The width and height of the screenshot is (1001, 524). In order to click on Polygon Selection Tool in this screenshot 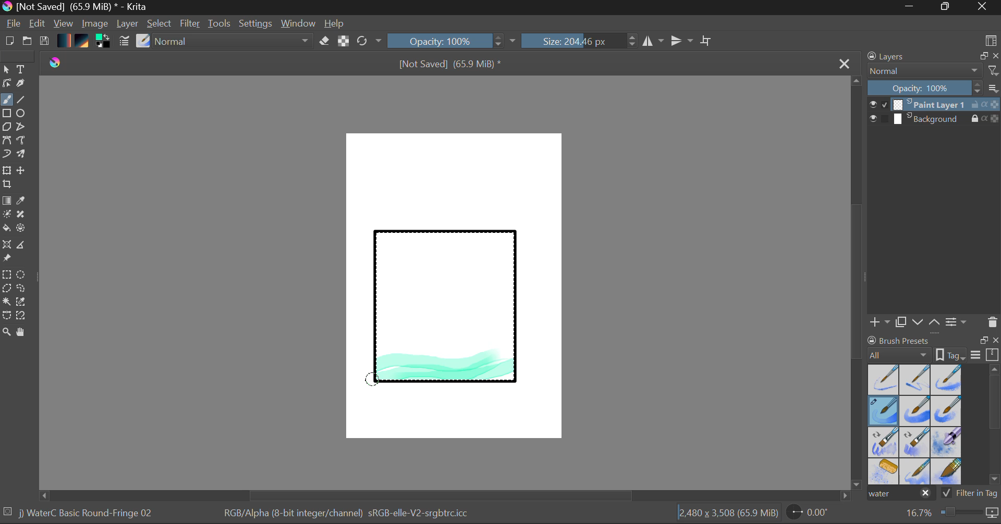, I will do `click(6, 289)`.